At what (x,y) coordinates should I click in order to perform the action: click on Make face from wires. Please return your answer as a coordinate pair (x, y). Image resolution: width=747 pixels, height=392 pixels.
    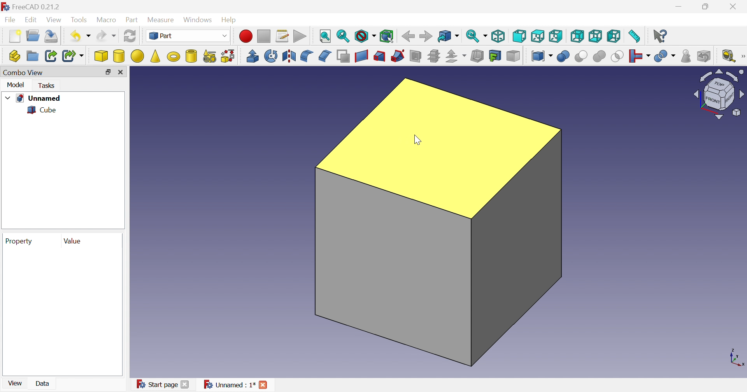
    Looking at the image, I should click on (344, 56).